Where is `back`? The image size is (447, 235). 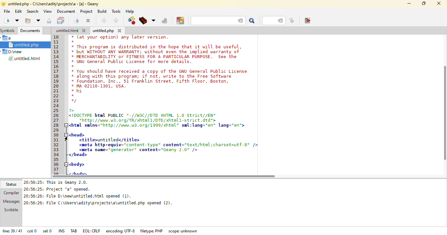 back is located at coordinates (104, 20).